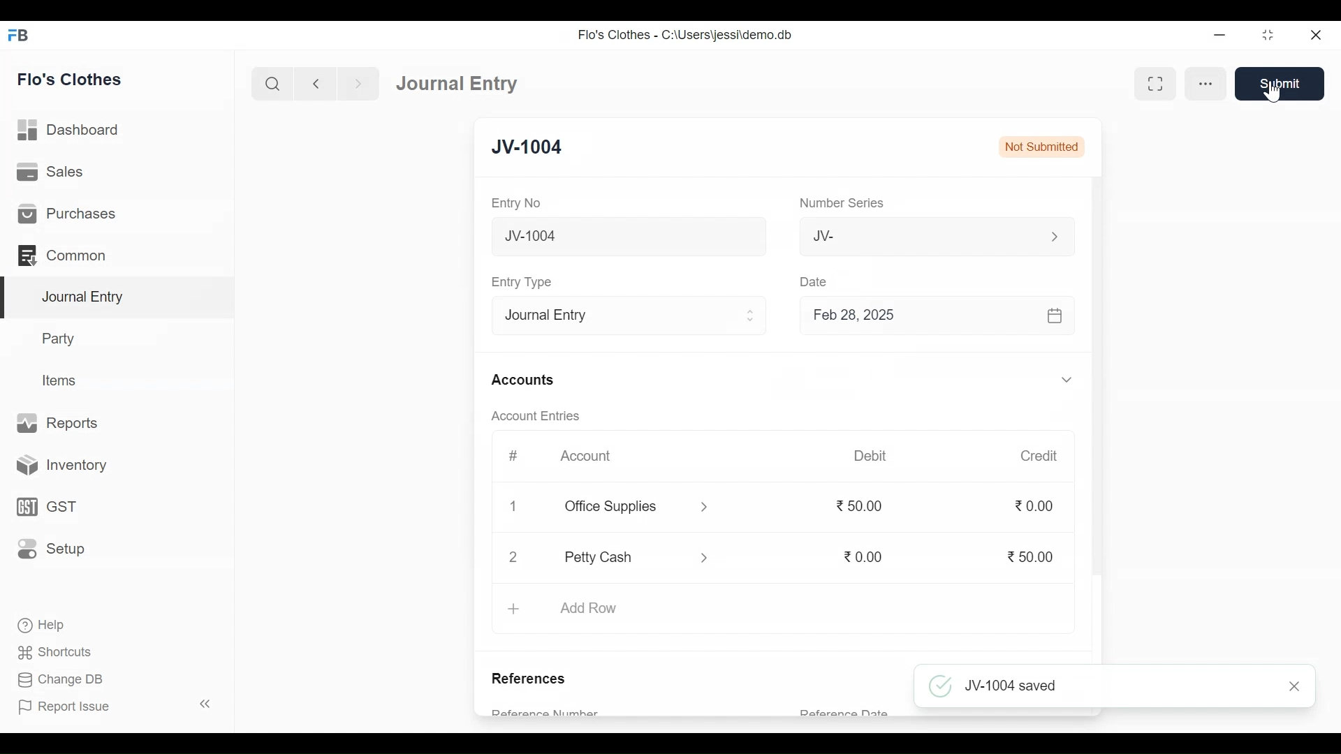 The width and height of the screenshot is (1341, 754). I want to click on Credit, so click(1040, 457).